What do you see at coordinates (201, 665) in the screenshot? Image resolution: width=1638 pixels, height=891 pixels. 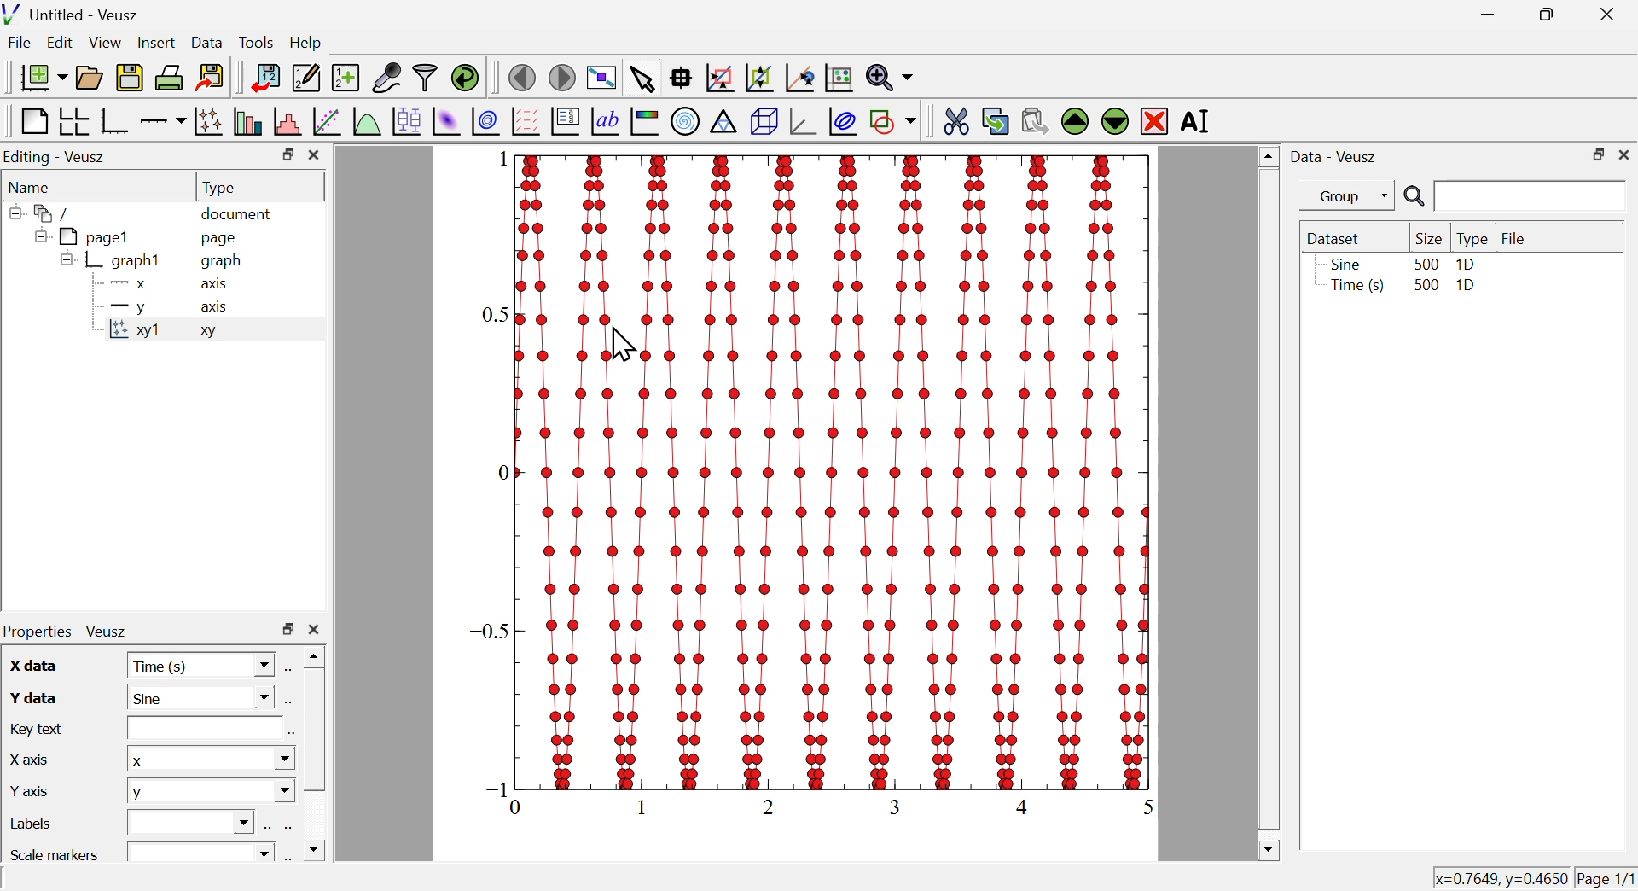 I see `time(s)` at bounding box center [201, 665].